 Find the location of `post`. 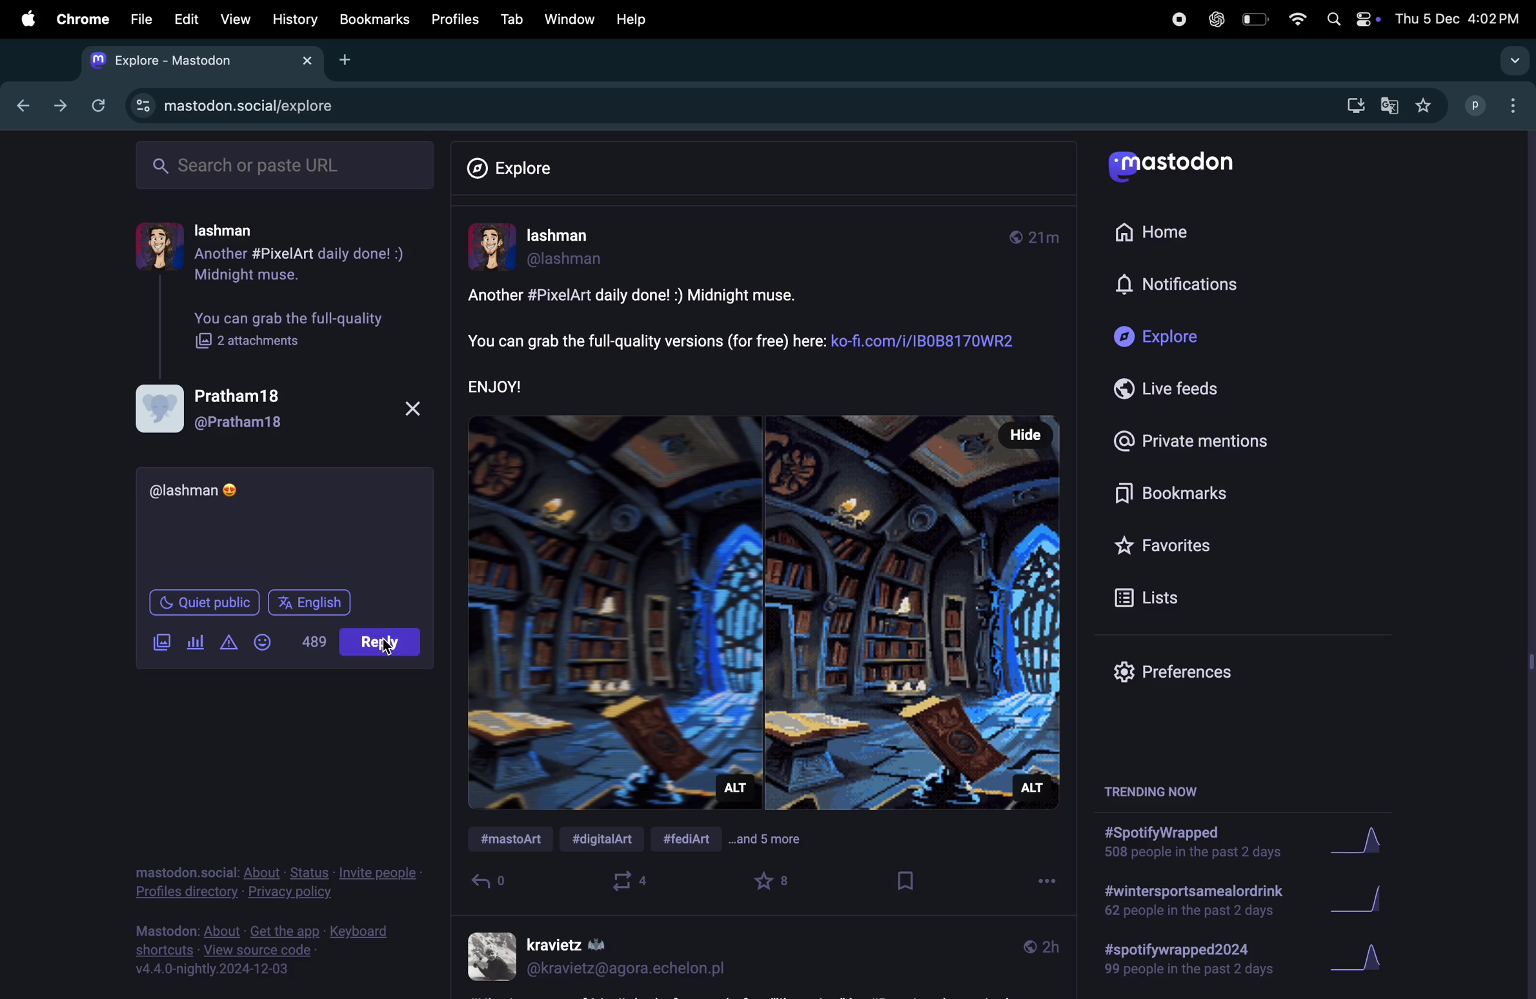

post is located at coordinates (381, 642).